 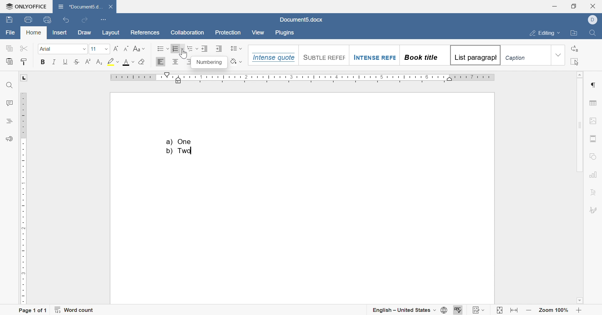 I want to click on chart settings, so click(x=593, y=175).